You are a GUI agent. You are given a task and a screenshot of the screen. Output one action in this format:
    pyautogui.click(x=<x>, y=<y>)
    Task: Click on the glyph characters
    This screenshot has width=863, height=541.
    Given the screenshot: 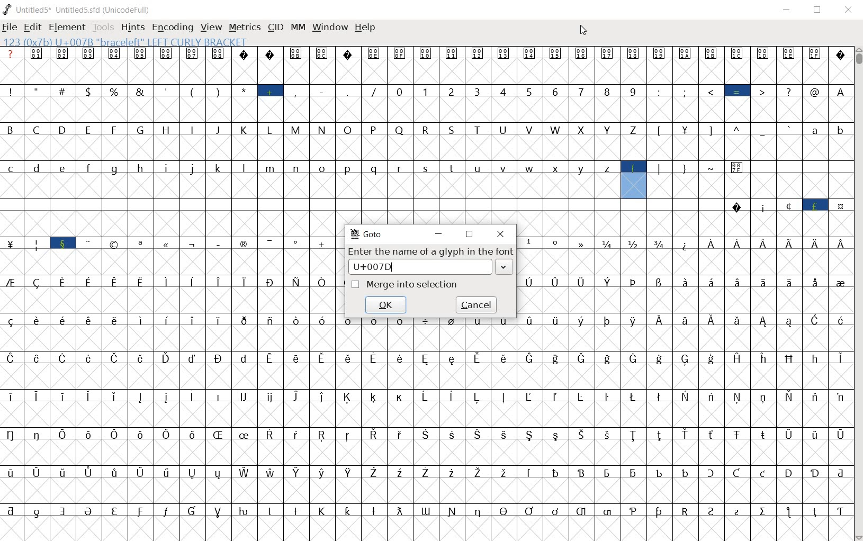 What is the action you would take?
    pyautogui.click(x=168, y=294)
    